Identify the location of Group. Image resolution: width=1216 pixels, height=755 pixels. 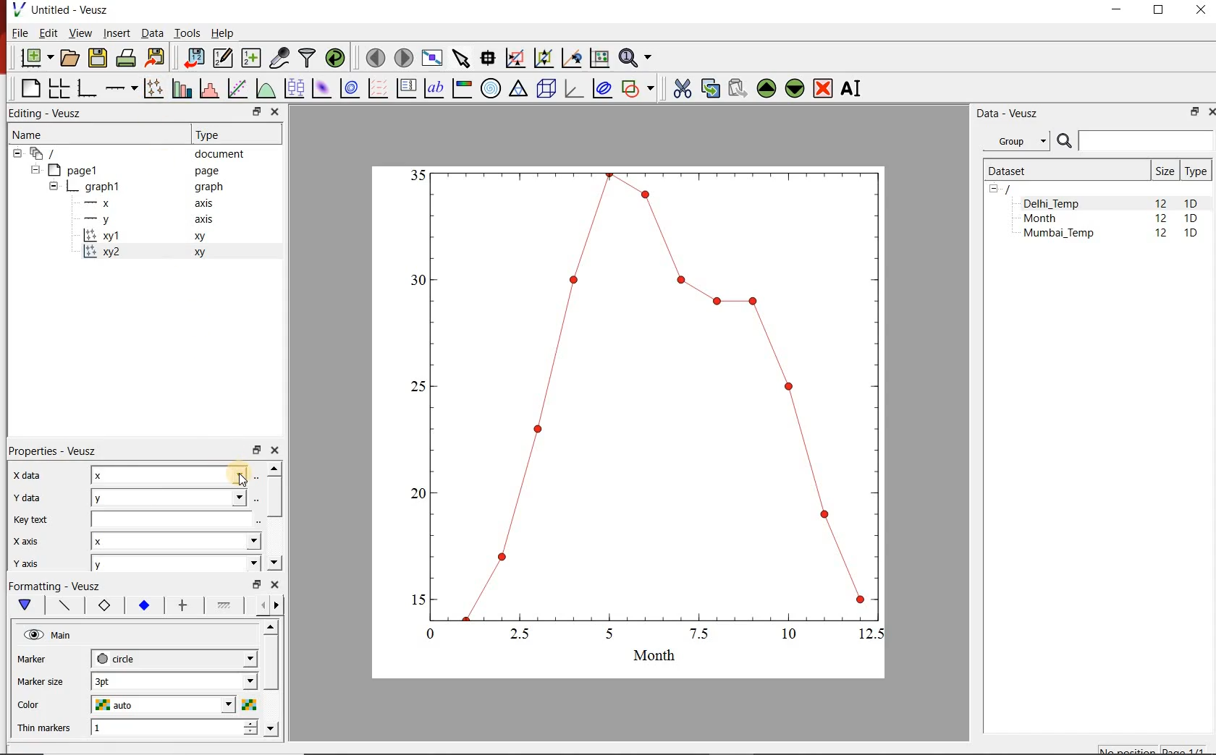
(1016, 140).